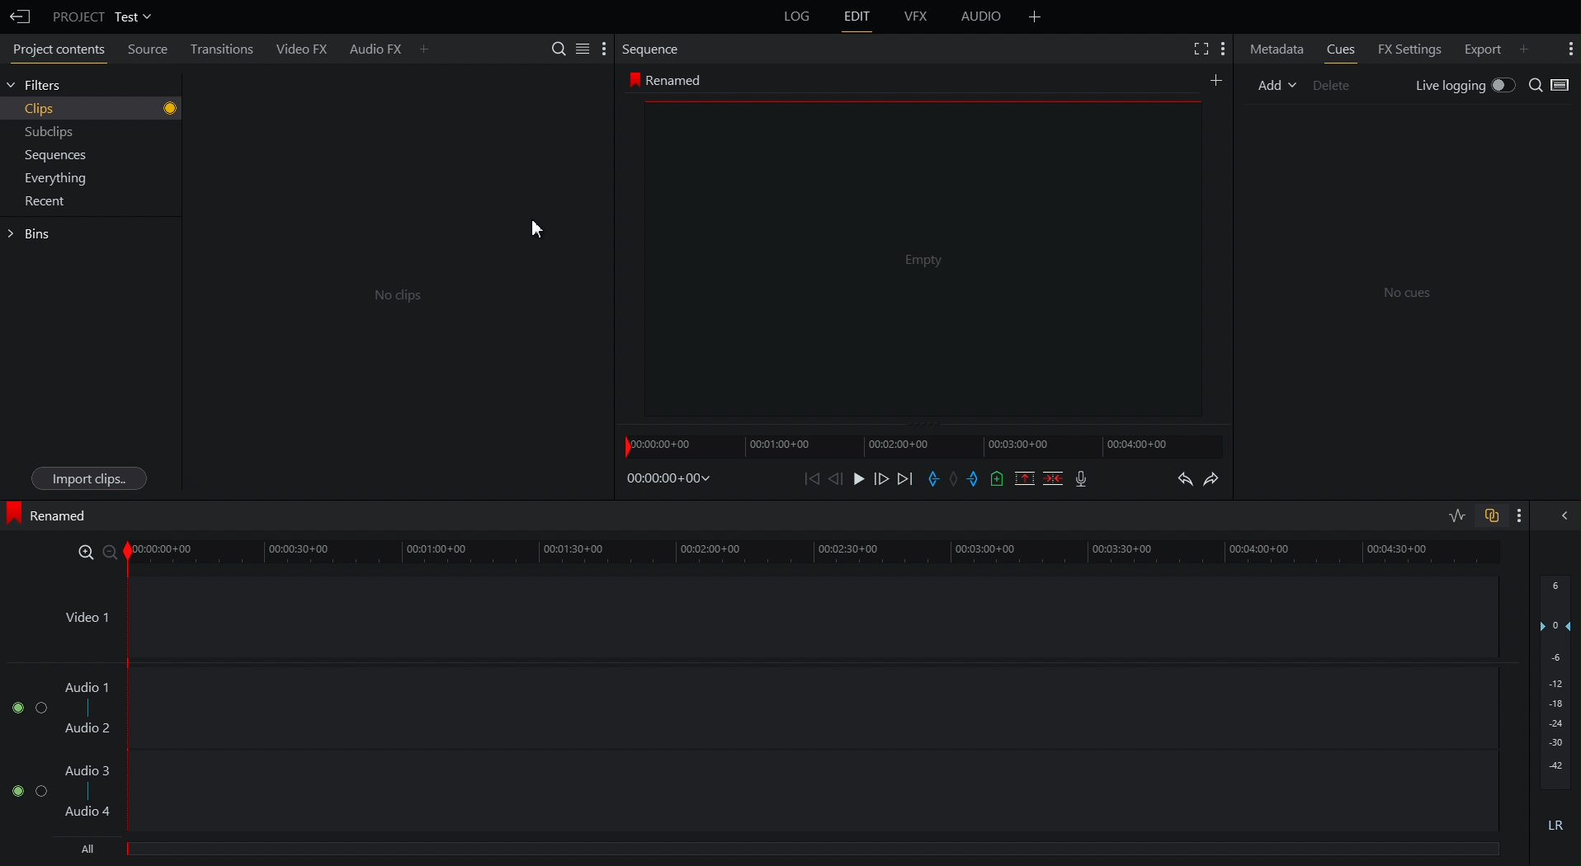 The height and width of the screenshot is (866, 1581). What do you see at coordinates (980, 17) in the screenshot?
I see `Audio` at bounding box center [980, 17].